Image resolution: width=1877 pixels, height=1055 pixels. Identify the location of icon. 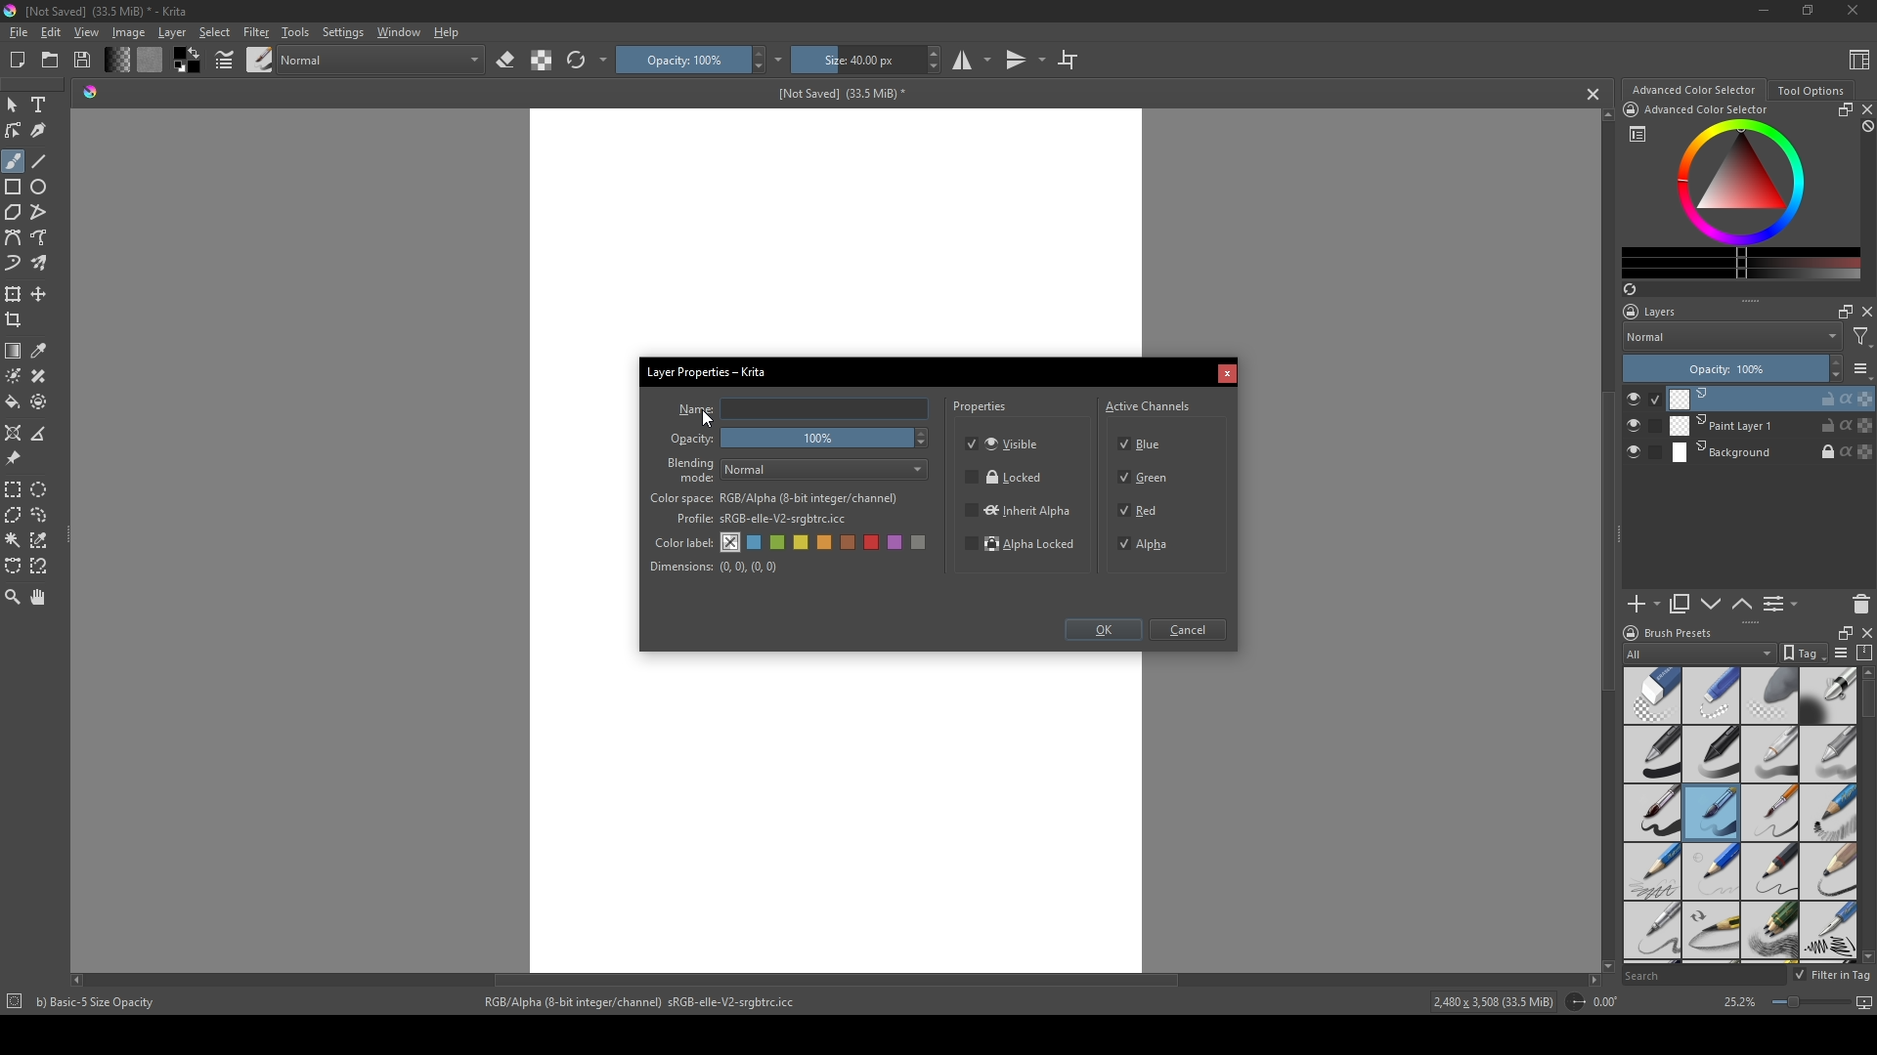
(13, 1003).